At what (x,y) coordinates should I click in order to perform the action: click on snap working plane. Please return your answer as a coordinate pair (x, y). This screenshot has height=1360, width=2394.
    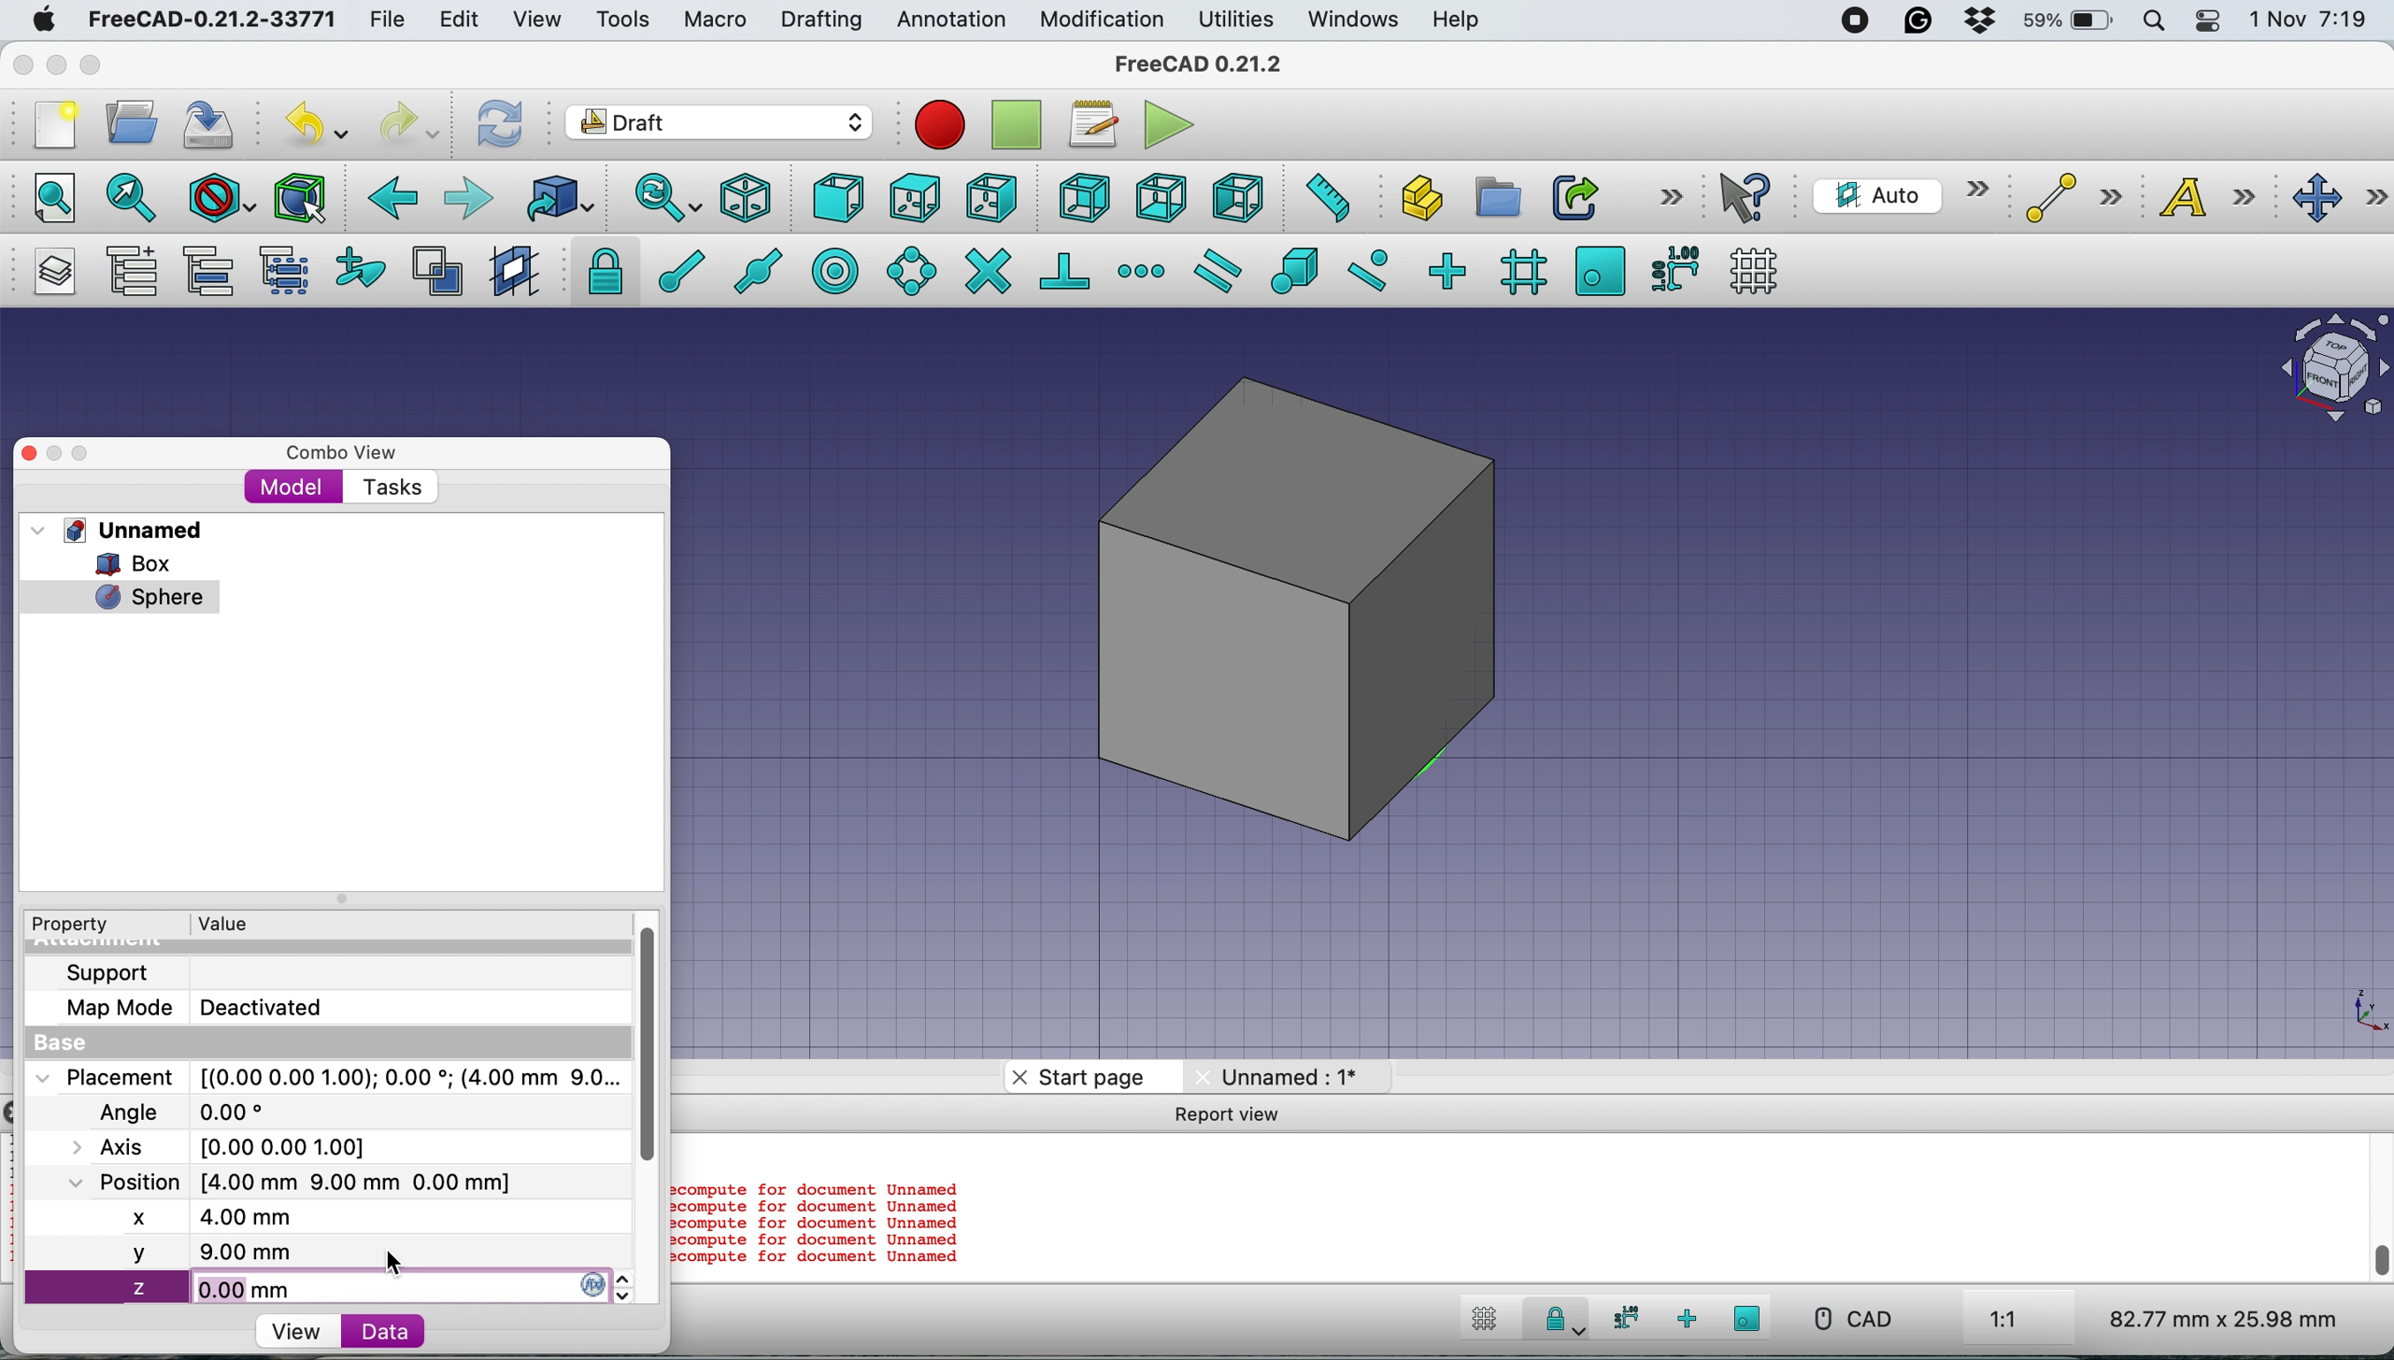
    Looking at the image, I should click on (1748, 1318).